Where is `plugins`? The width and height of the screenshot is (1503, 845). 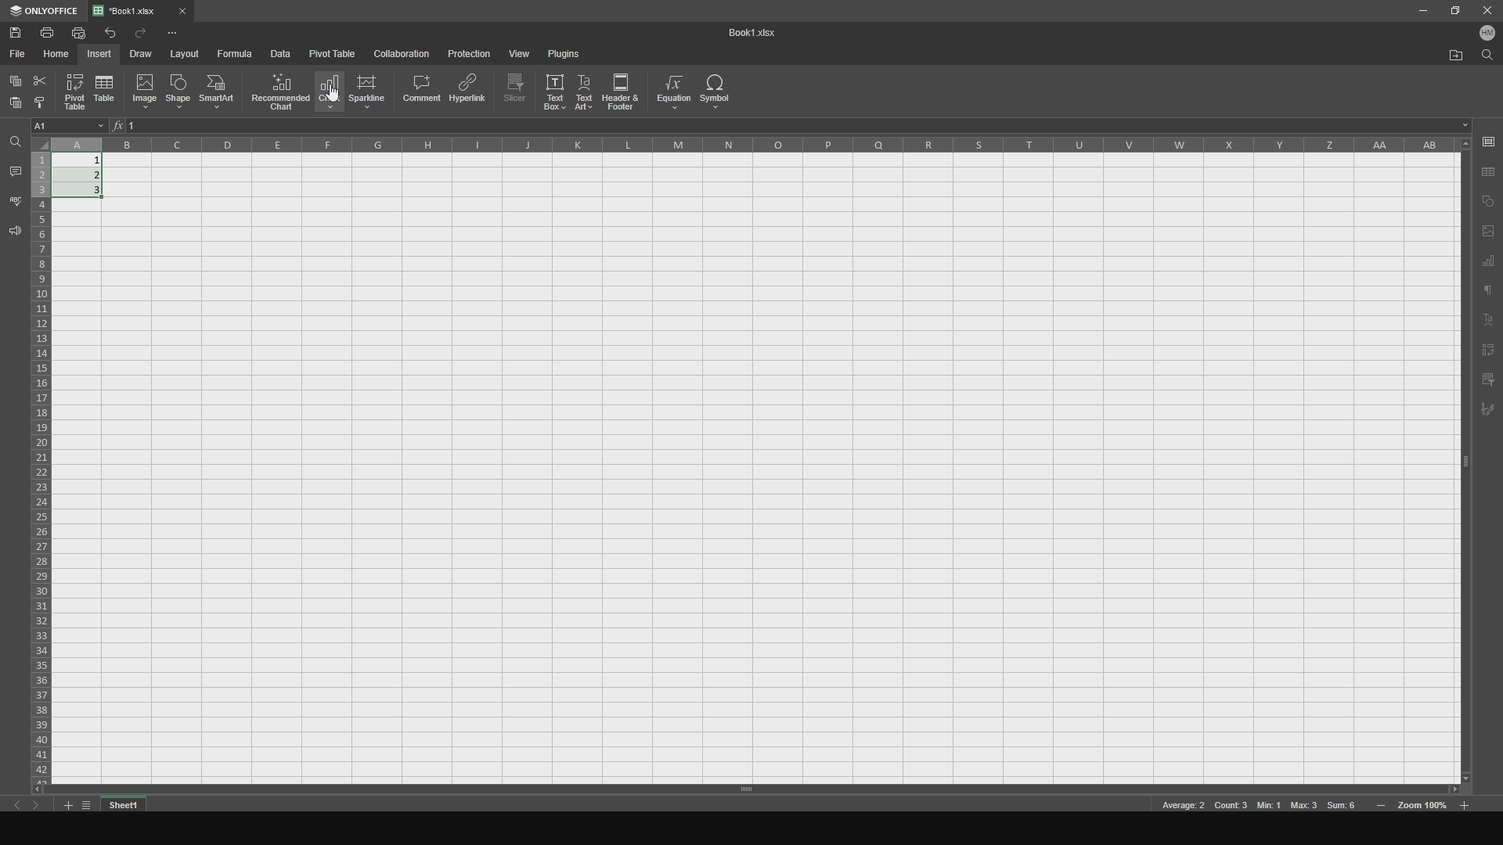
plugins is located at coordinates (565, 53).